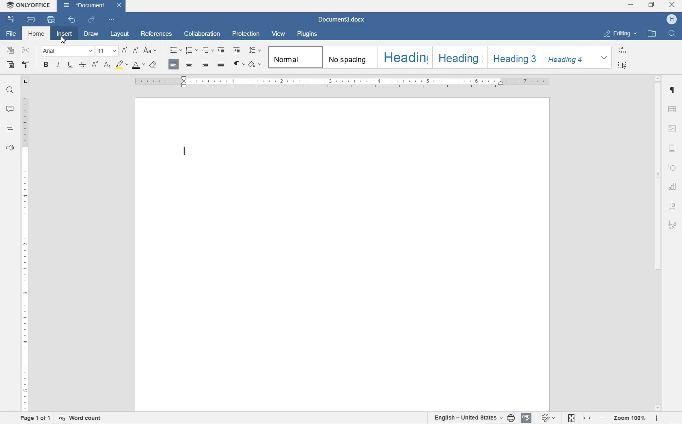 The height and width of the screenshot is (424, 682). Describe the element at coordinates (657, 242) in the screenshot. I see `SCROLLBAR` at that location.